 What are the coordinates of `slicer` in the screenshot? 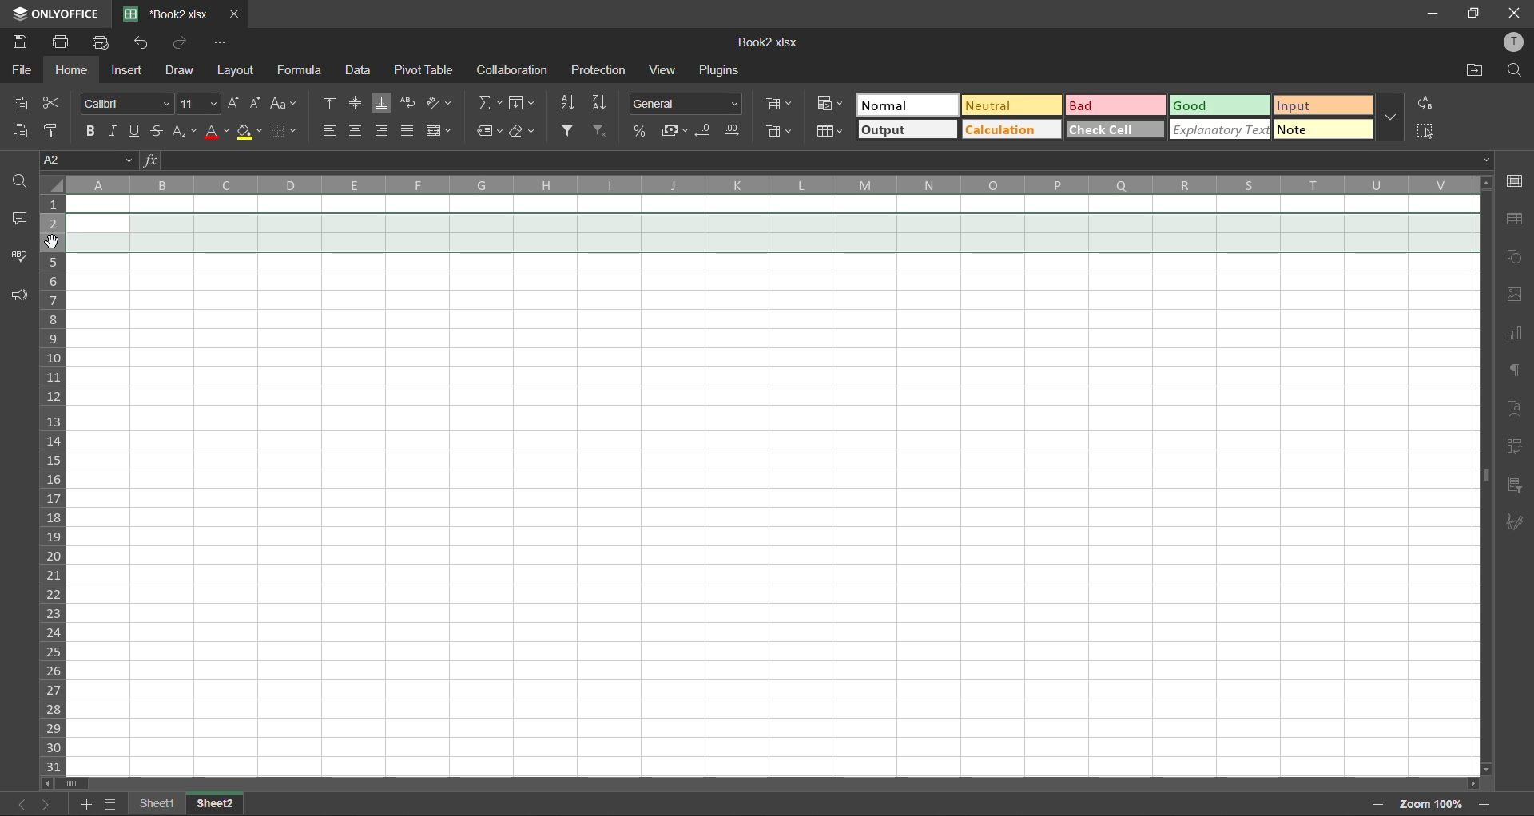 It's located at (1515, 485).